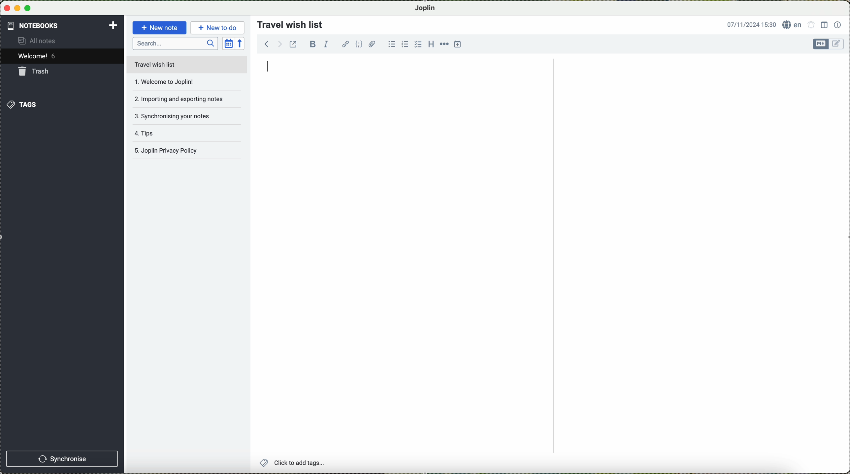  I want to click on toggle external editing, so click(295, 46).